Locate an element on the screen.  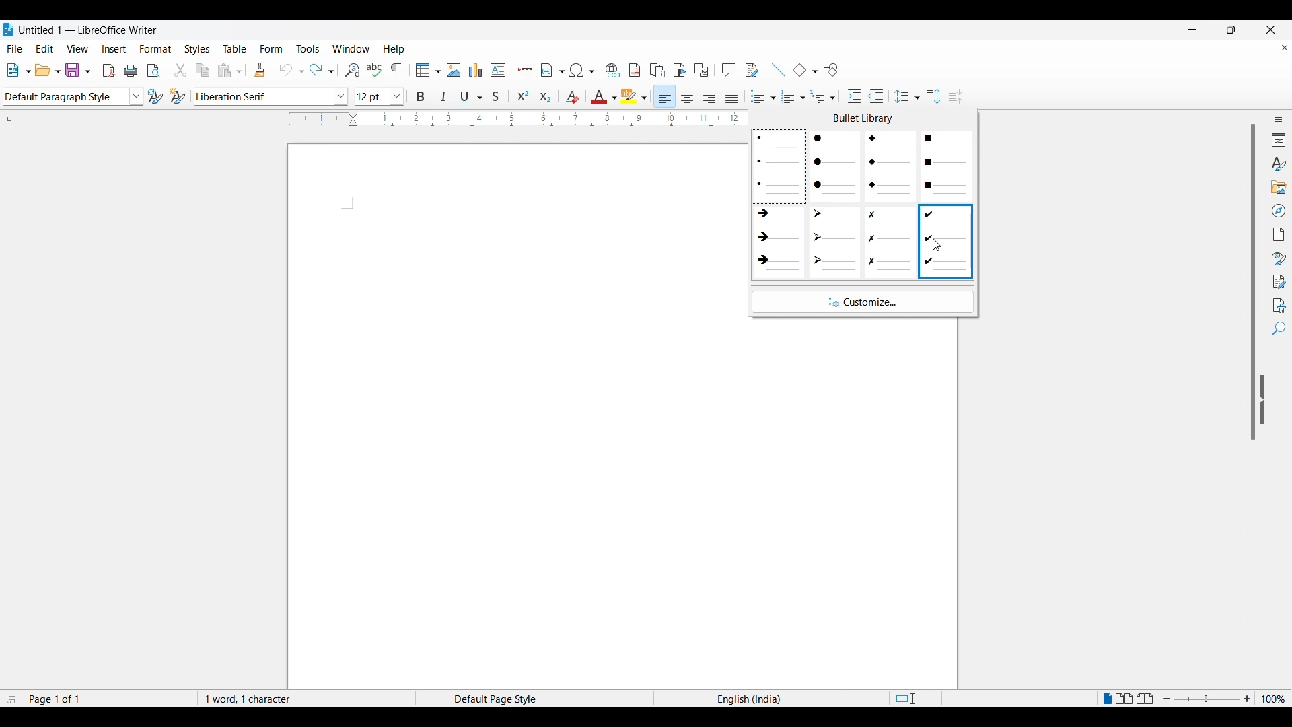
Selected toggle ordered list is located at coordinates (791, 96).